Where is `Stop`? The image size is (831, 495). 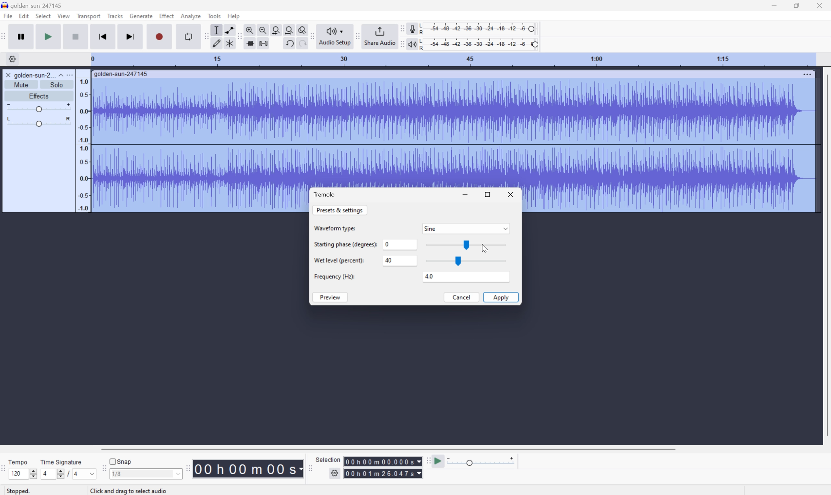
Stop is located at coordinates (75, 37).